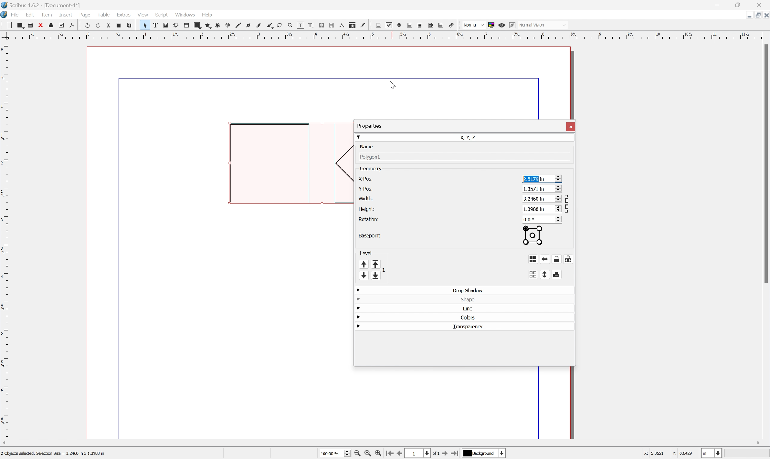  Describe the element at coordinates (467, 299) in the screenshot. I see `shape` at that location.